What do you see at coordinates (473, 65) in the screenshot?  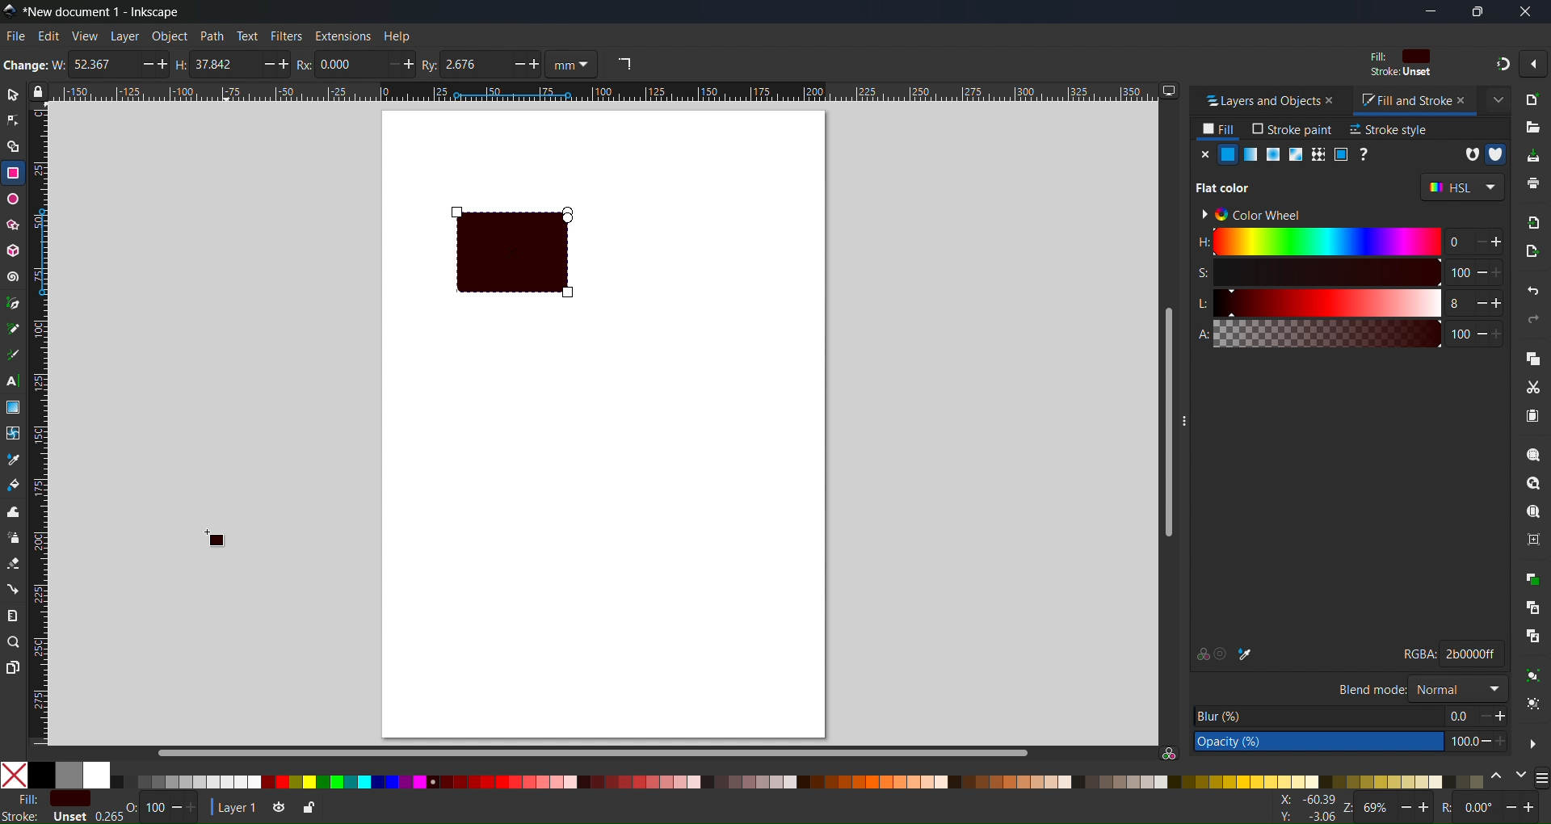 I see `Vertical radius of rounded corner 2.676` at bounding box center [473, 65].